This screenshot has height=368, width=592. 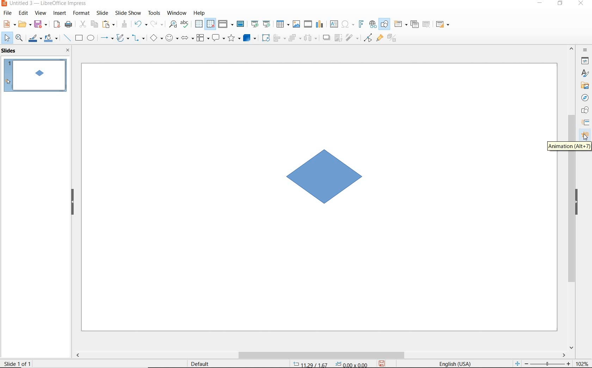 I want to click on cut, so click(x=82, y=24).